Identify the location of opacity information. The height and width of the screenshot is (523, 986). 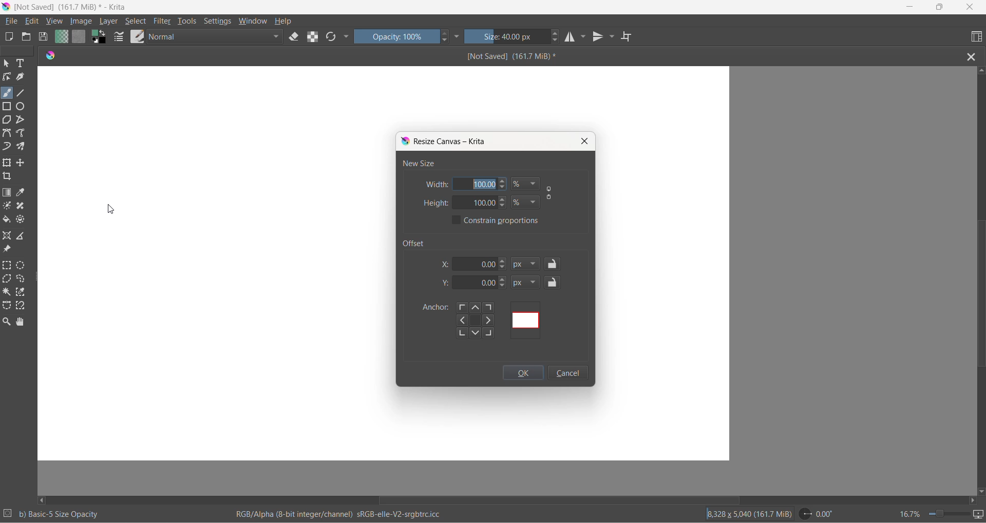
(60, 514).